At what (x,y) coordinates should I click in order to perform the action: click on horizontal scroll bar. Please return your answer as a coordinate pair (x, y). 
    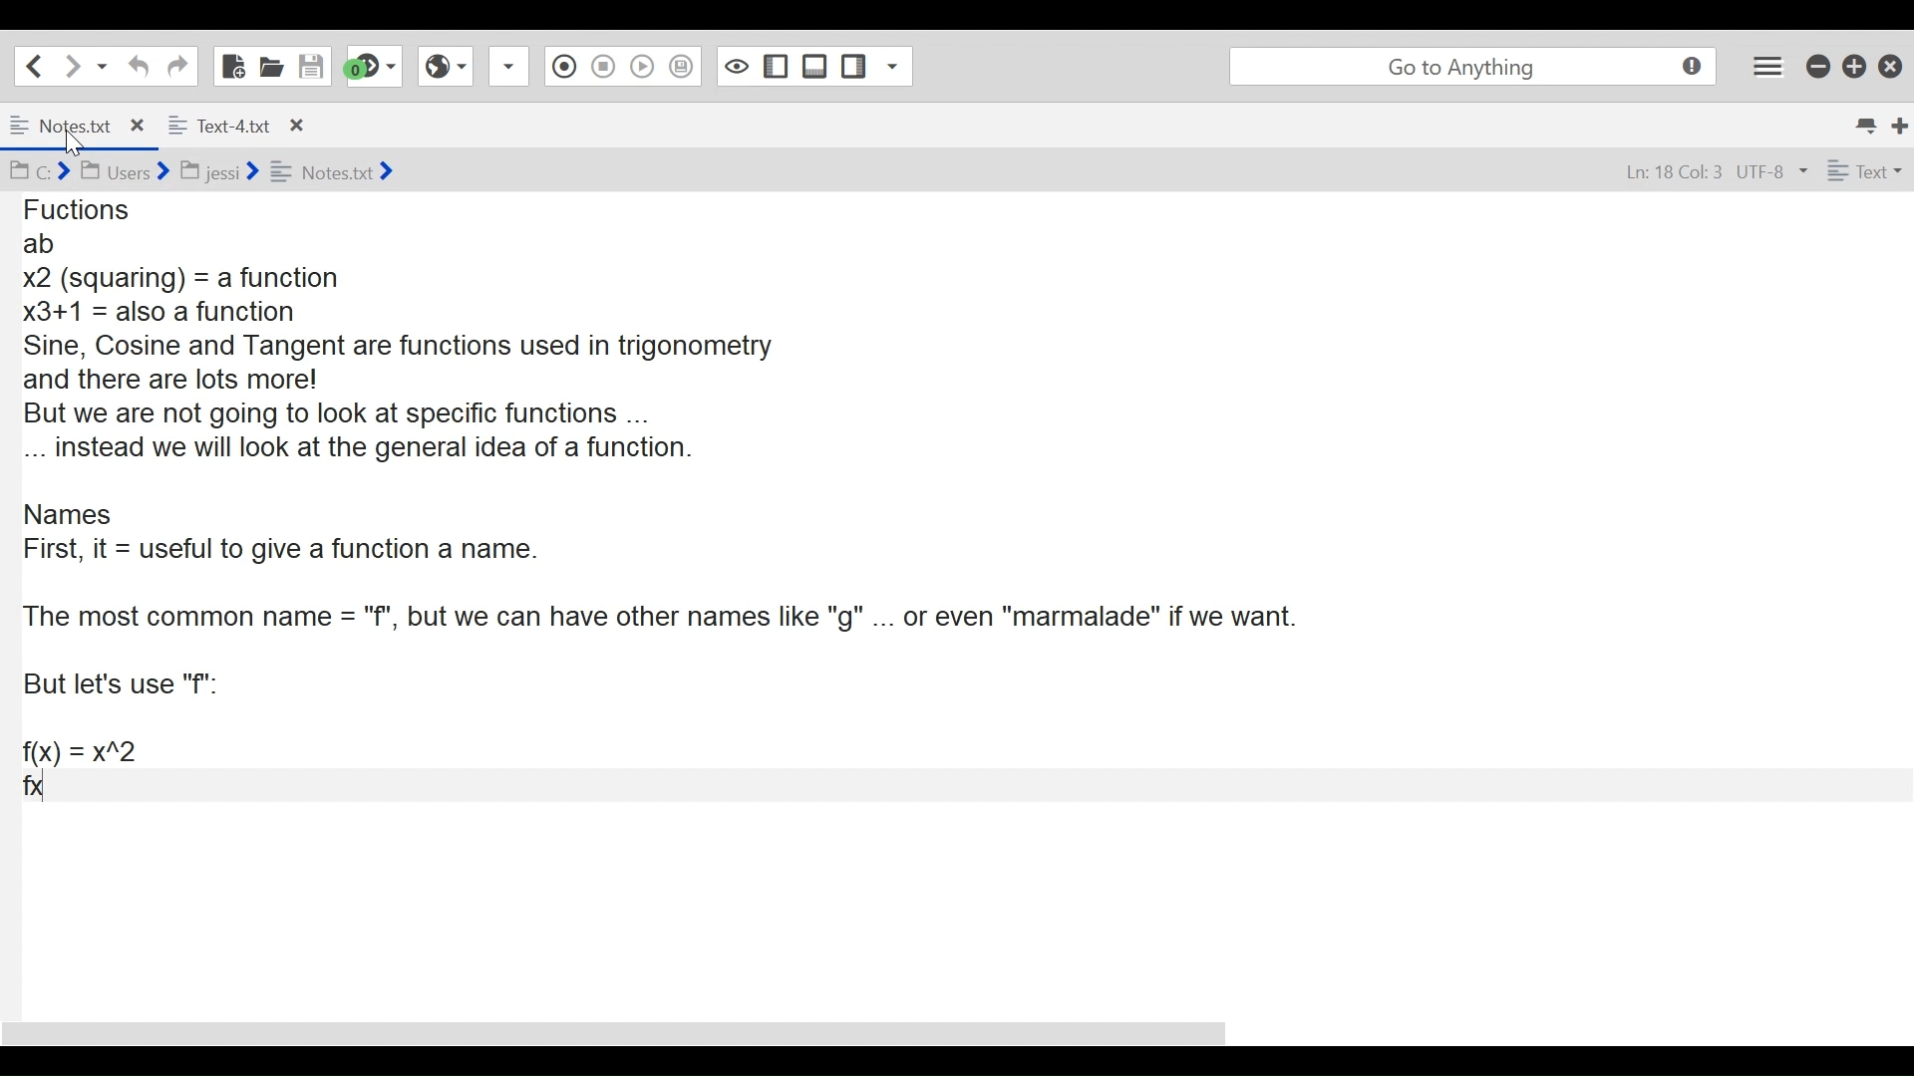
    Looking at the image, I should click on (637, 1025).